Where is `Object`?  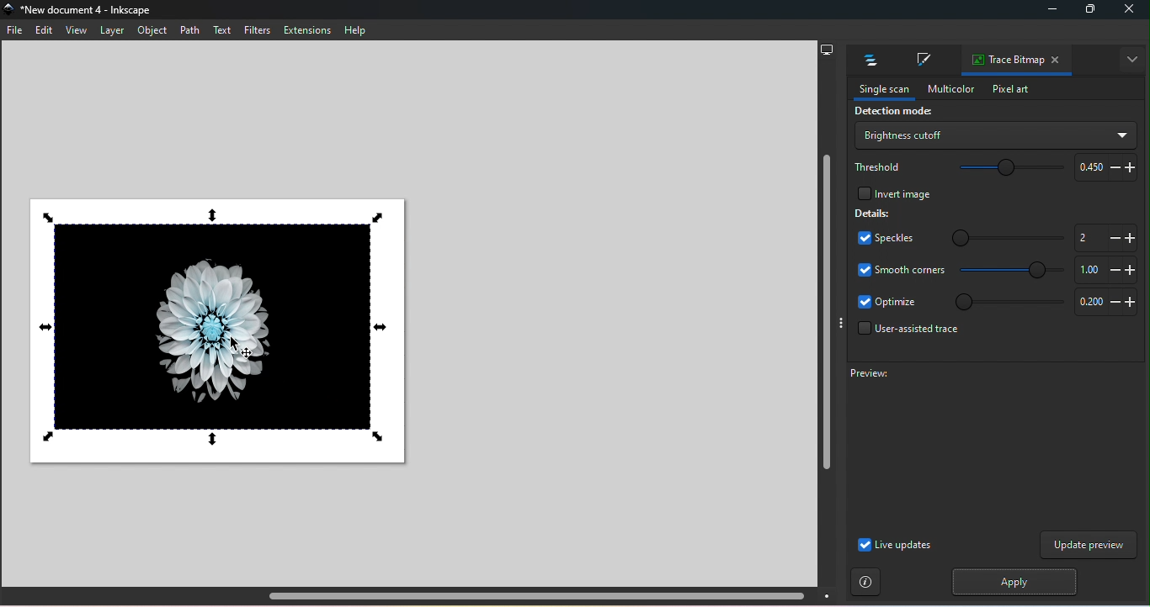 Object is located at coordinates (154, 32).